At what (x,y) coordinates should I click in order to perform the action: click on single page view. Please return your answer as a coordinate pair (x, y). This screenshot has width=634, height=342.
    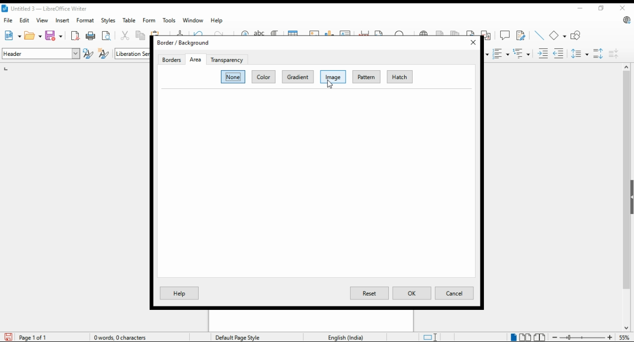
    Looking at the image, I should click on (513, 337).